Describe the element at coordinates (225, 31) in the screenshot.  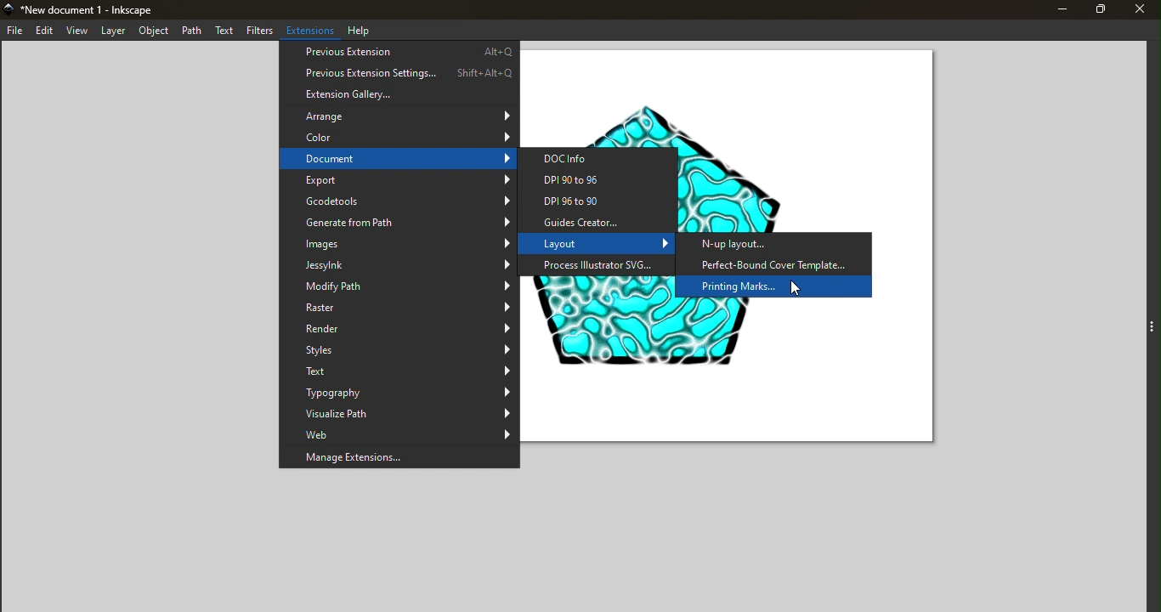
I see `Text` at that location.